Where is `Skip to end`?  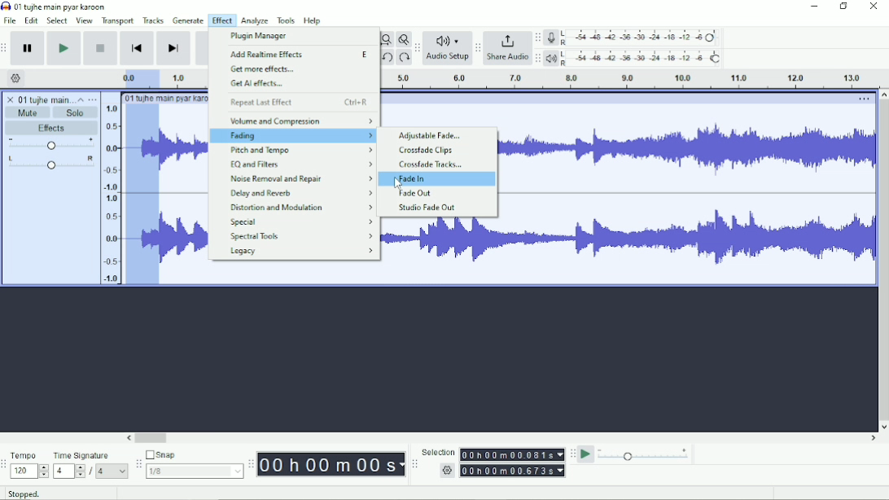 Skip to end is located at coordinates (173, 49).